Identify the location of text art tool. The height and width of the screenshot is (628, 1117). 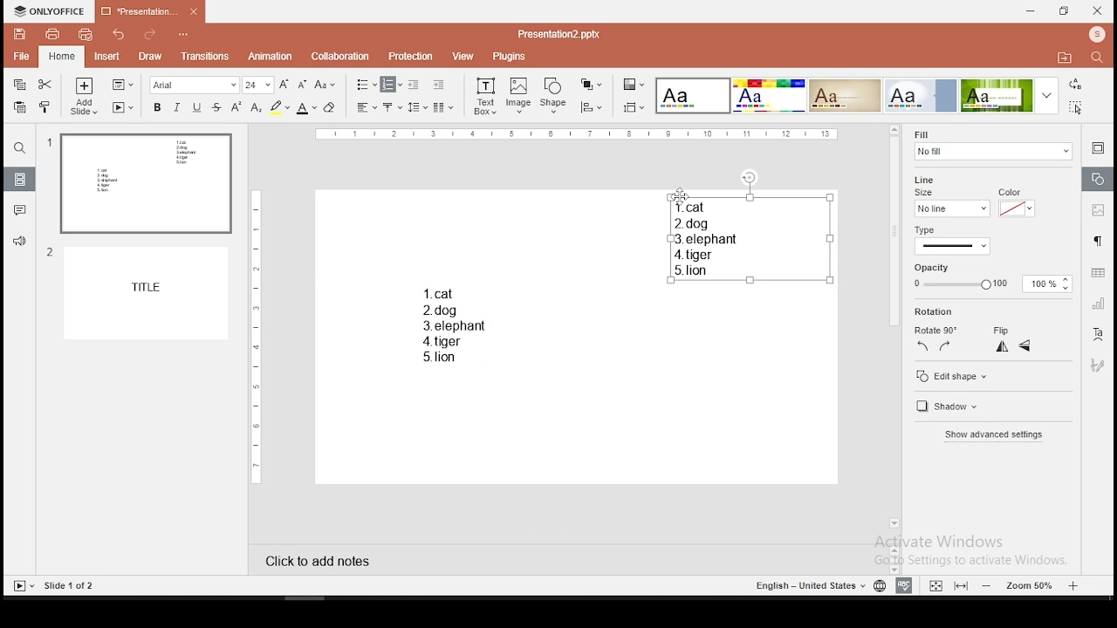
(1100, 337).